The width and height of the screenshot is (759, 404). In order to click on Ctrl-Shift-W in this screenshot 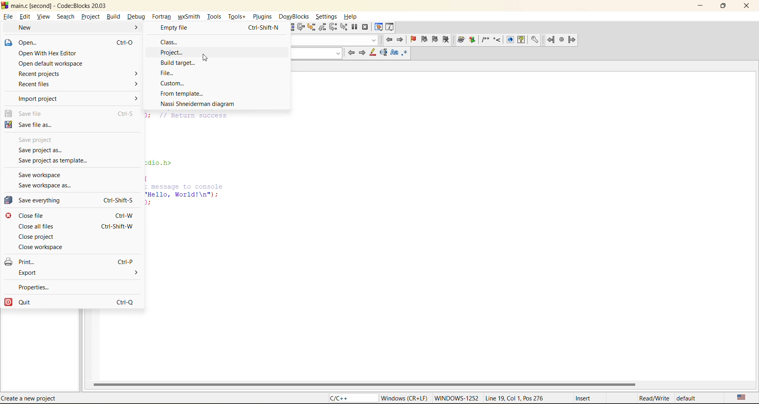, I will do `click(119, 226)`.